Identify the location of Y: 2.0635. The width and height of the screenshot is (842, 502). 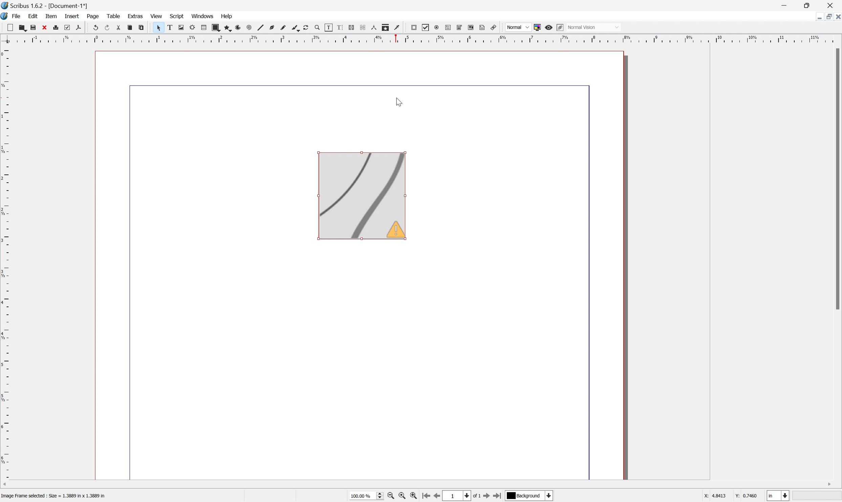
(747, 496).